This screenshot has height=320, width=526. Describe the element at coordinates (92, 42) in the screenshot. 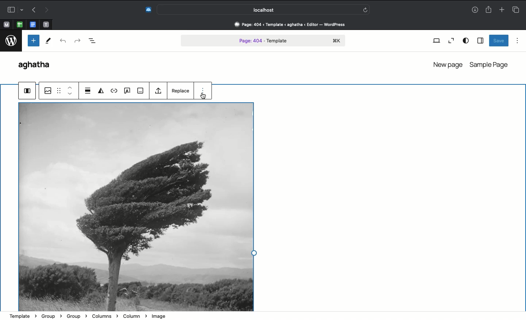

I see `Document overview` at that location.